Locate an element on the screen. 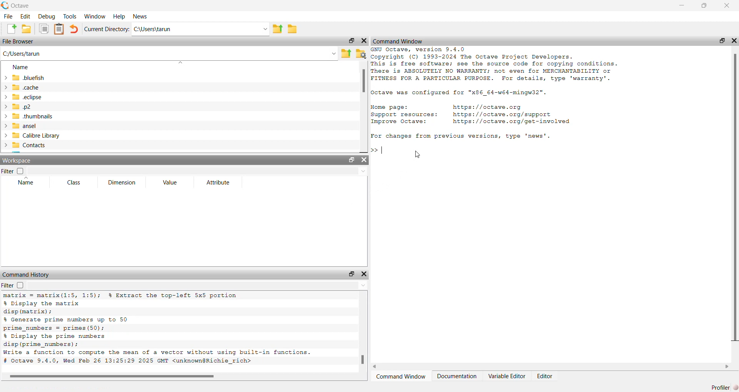  .eclipse is located at coordinates (27, 98).